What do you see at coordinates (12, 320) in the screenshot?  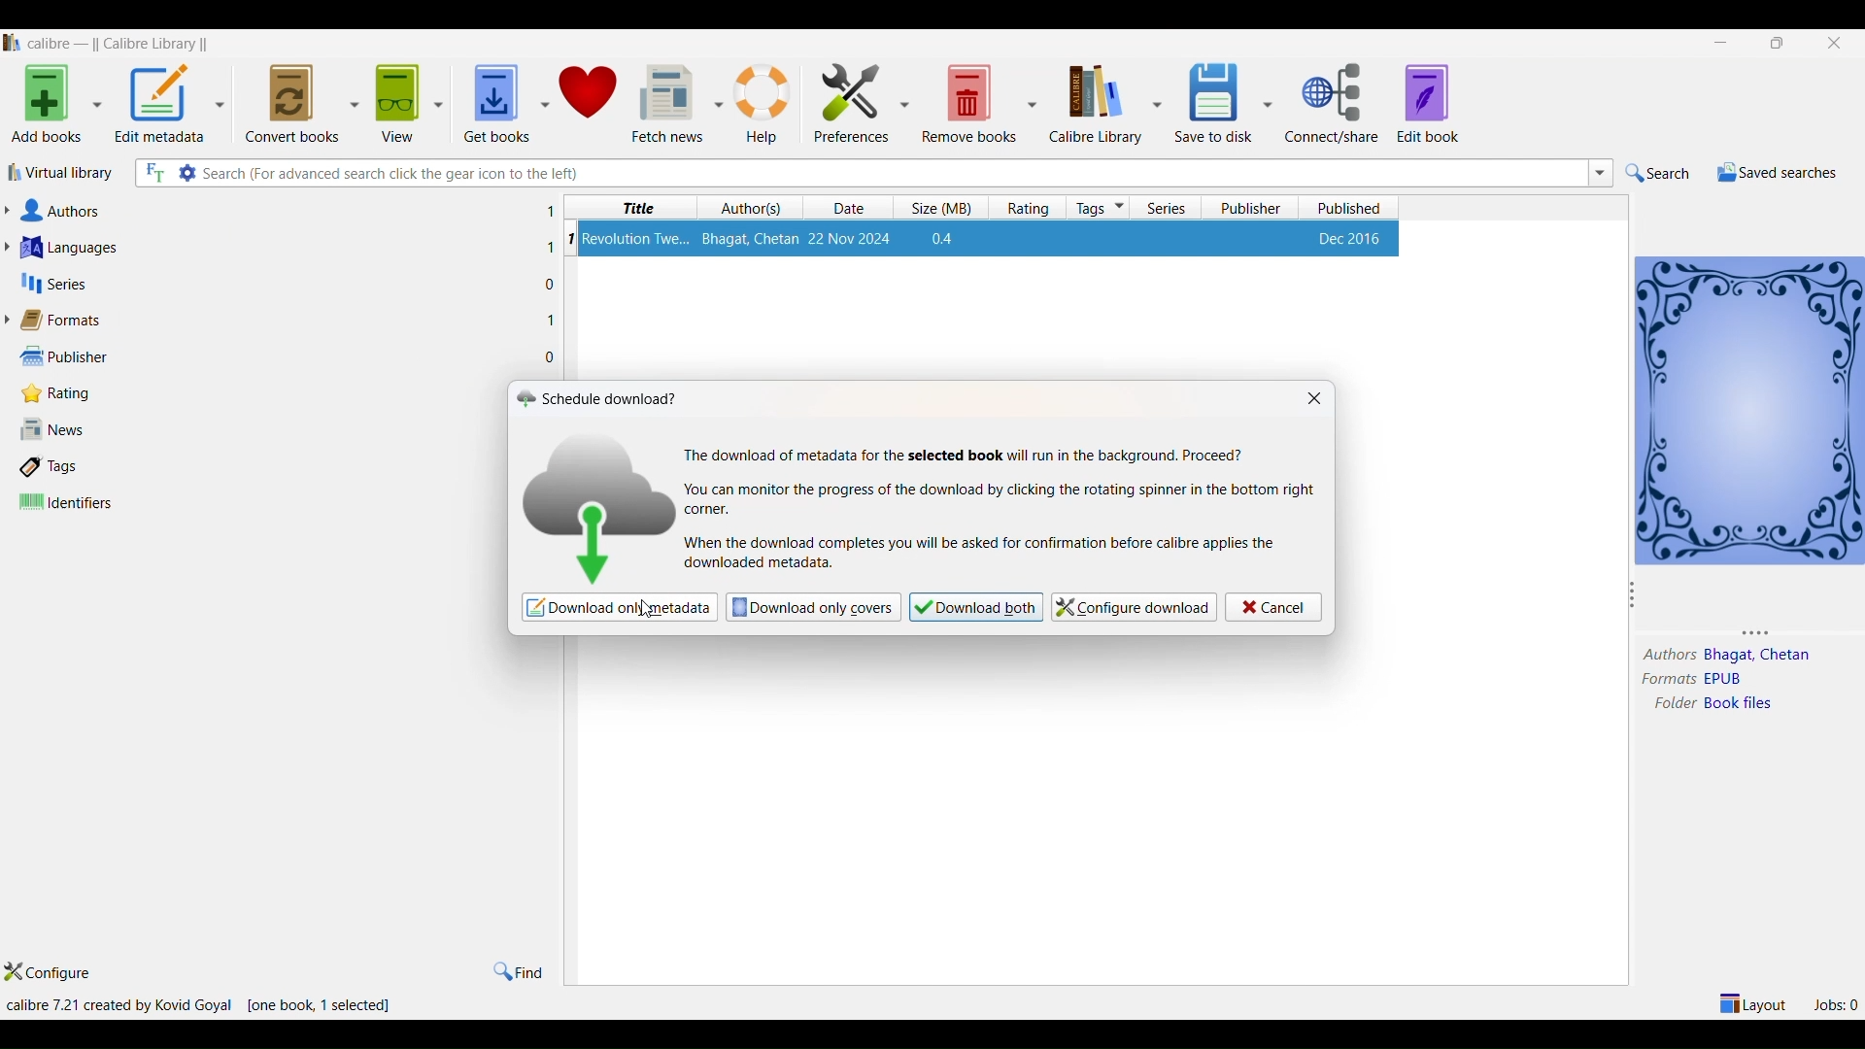 I see `format lists dropdown button` at bounding box center [12, 320].